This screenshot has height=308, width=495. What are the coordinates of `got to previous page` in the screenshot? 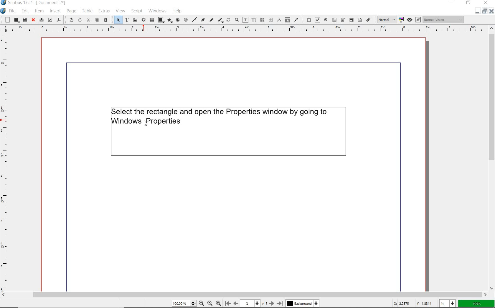 It's located at (236, 303).